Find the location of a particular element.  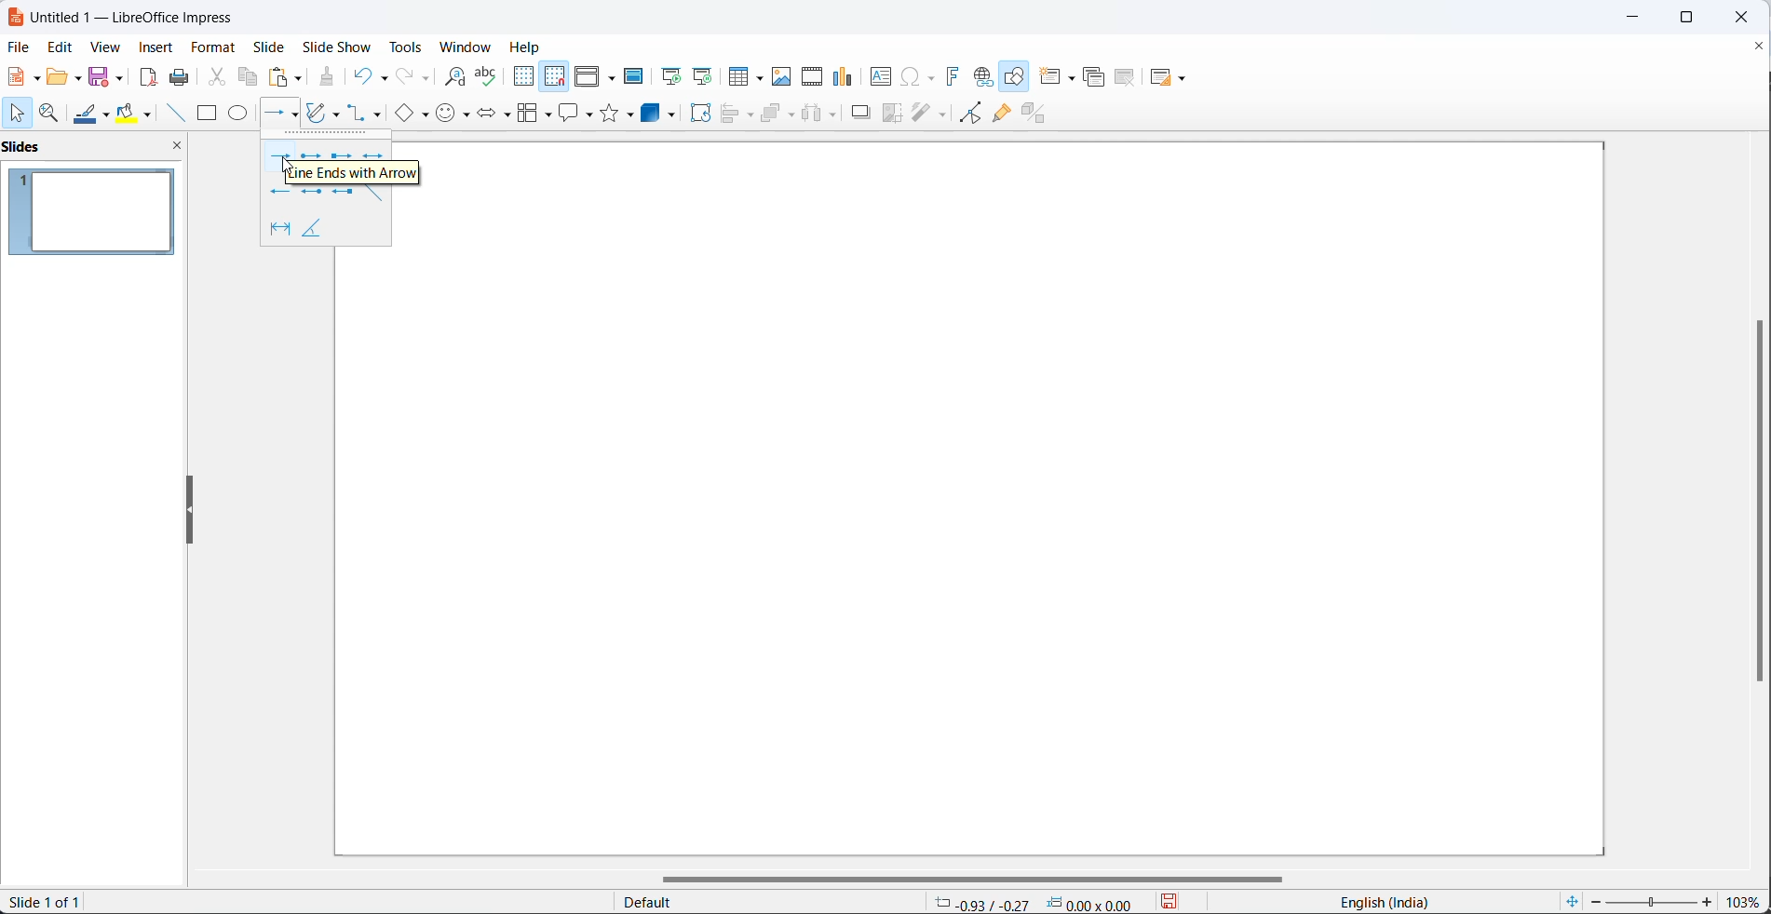

scroll bar is located at coordinates (986, 875).